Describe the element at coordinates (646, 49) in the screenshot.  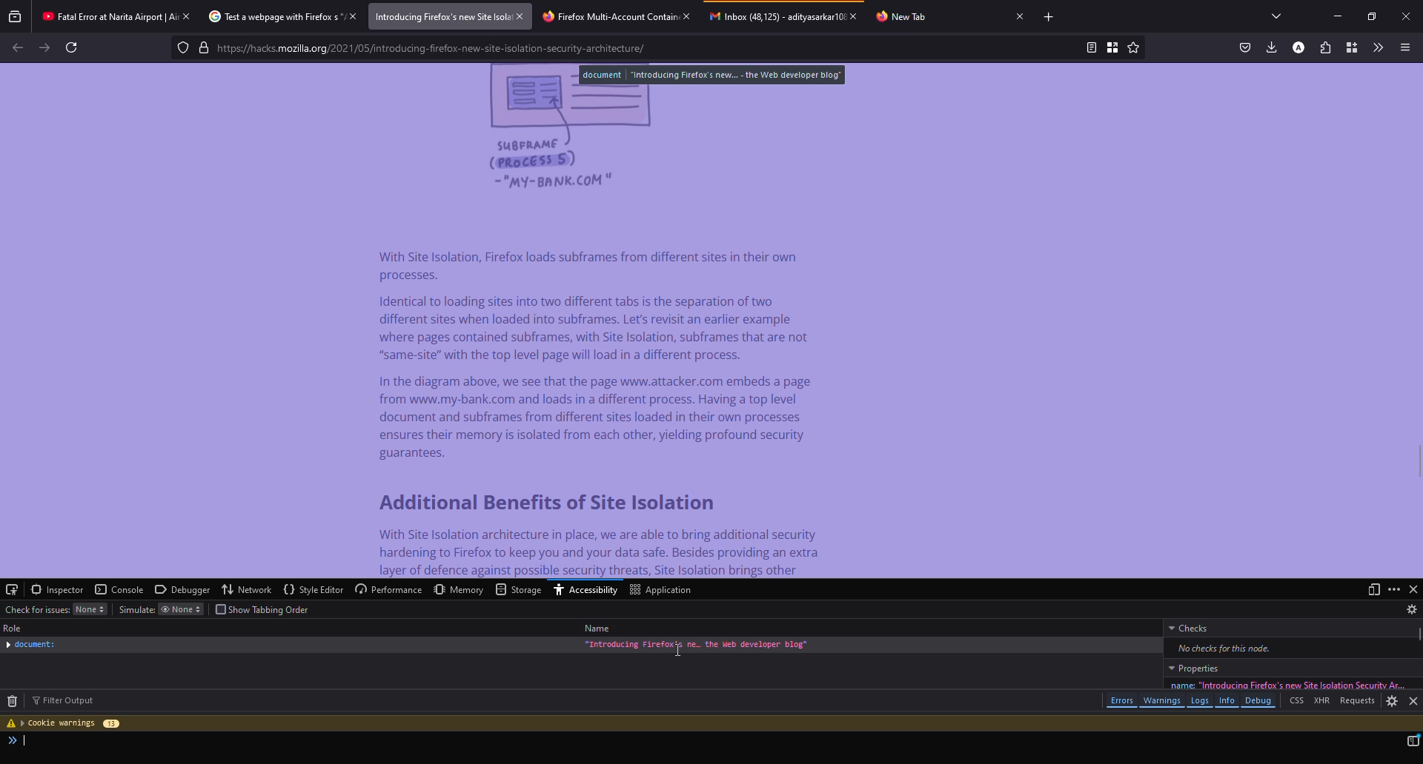
I see `search` at that location.